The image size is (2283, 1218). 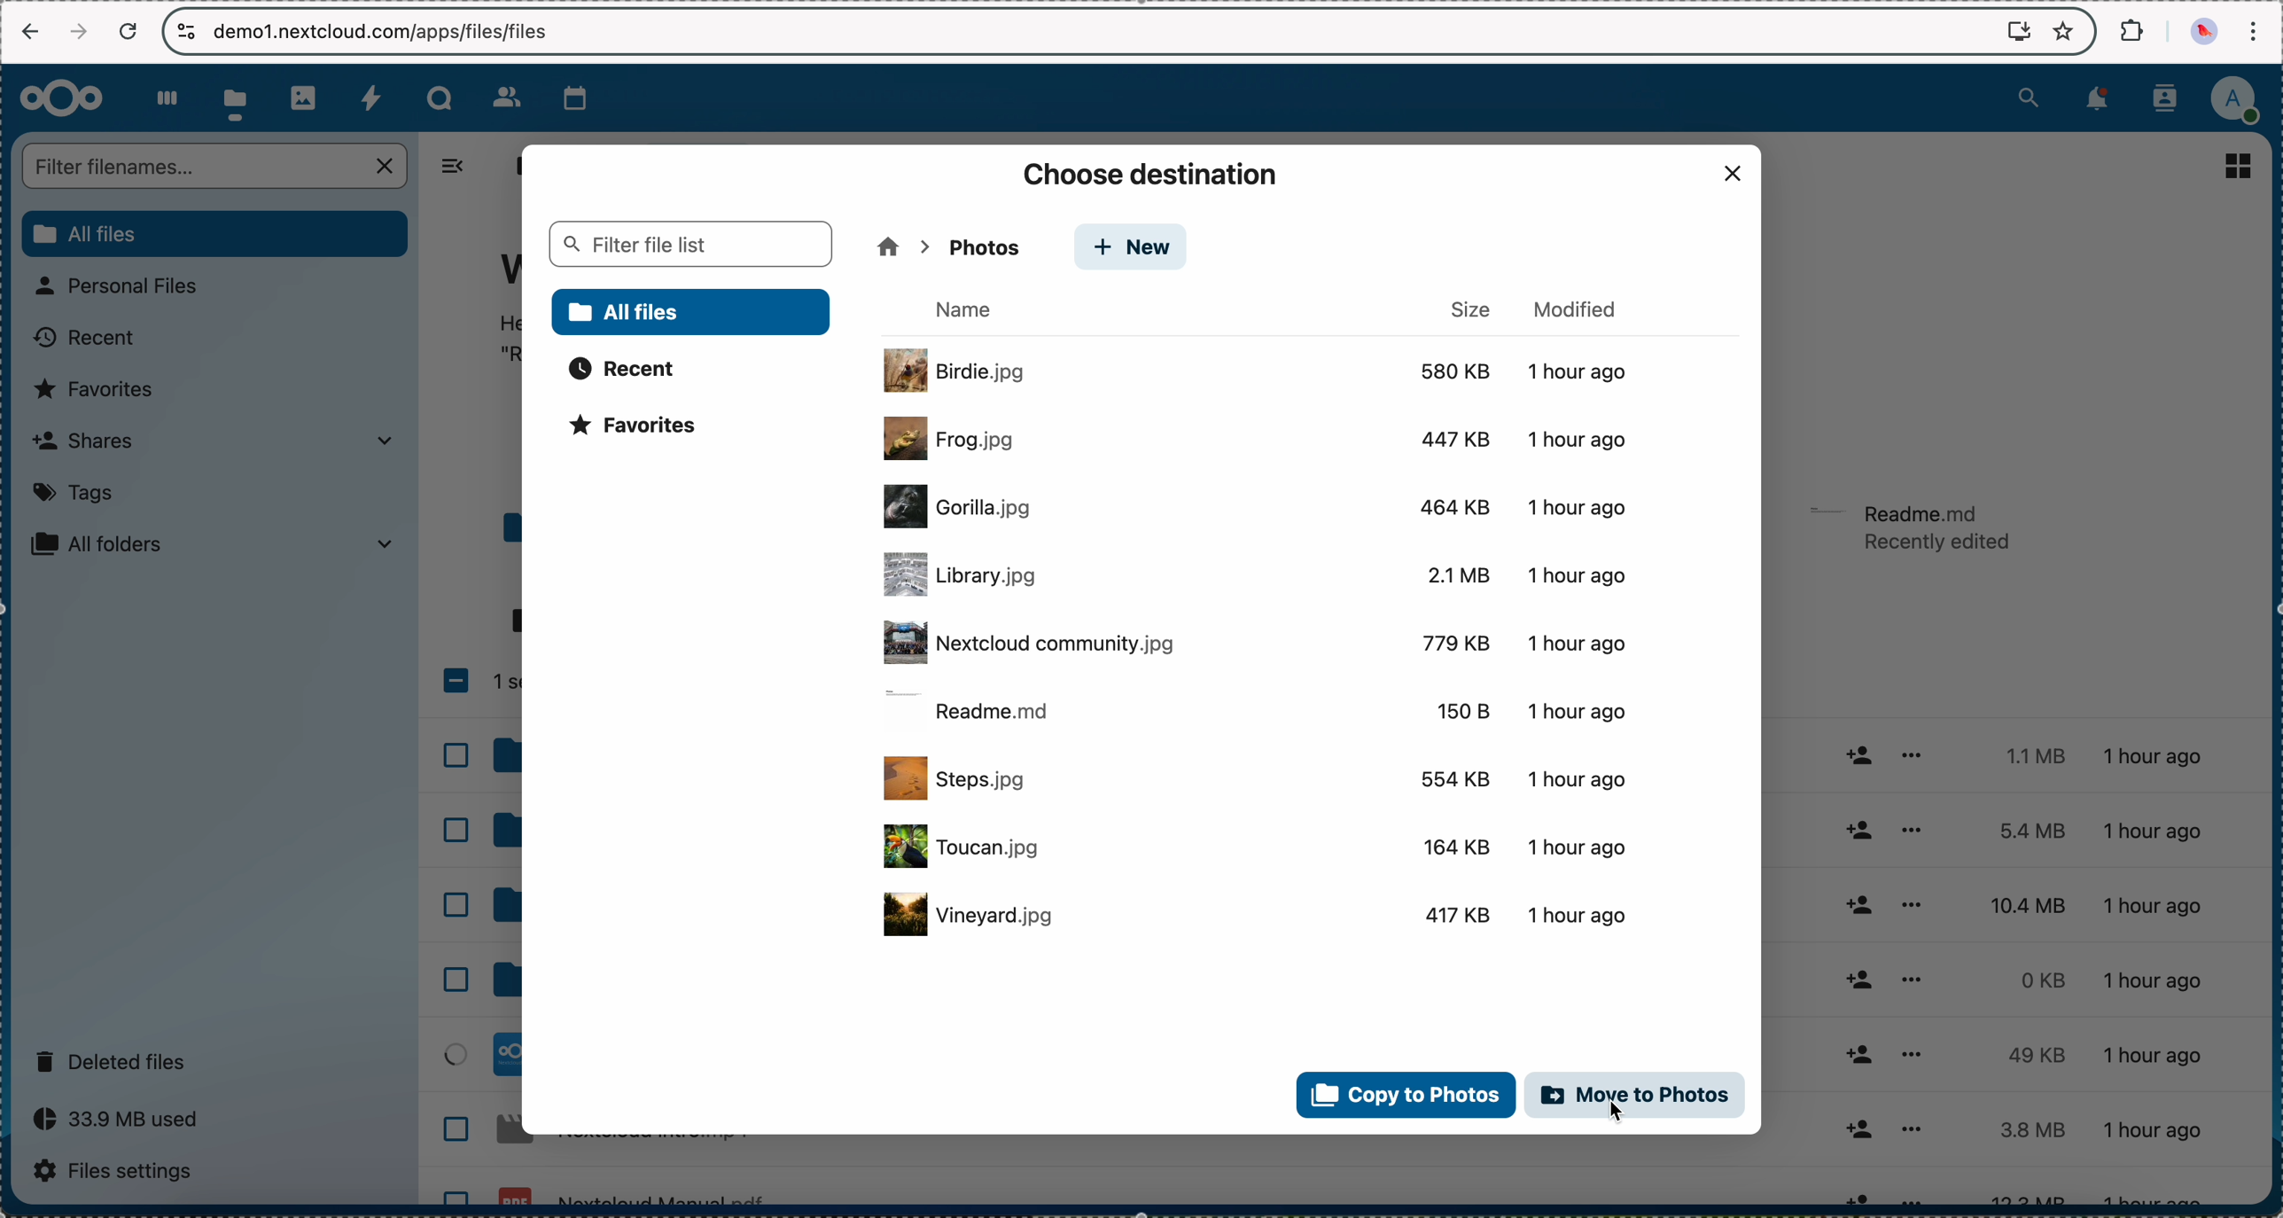 What do you see at coordinates (1471, 308) in the screenshot?
I see `size` at bounding box center [1471, 308].